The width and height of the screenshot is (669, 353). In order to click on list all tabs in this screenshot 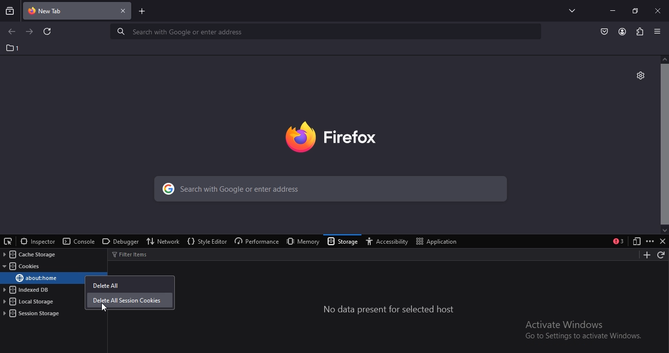, I will do `click(570, 10)`.